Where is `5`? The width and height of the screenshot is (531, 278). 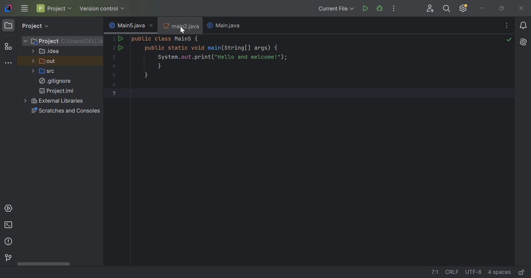
5 is located at coordinates (113, 74).